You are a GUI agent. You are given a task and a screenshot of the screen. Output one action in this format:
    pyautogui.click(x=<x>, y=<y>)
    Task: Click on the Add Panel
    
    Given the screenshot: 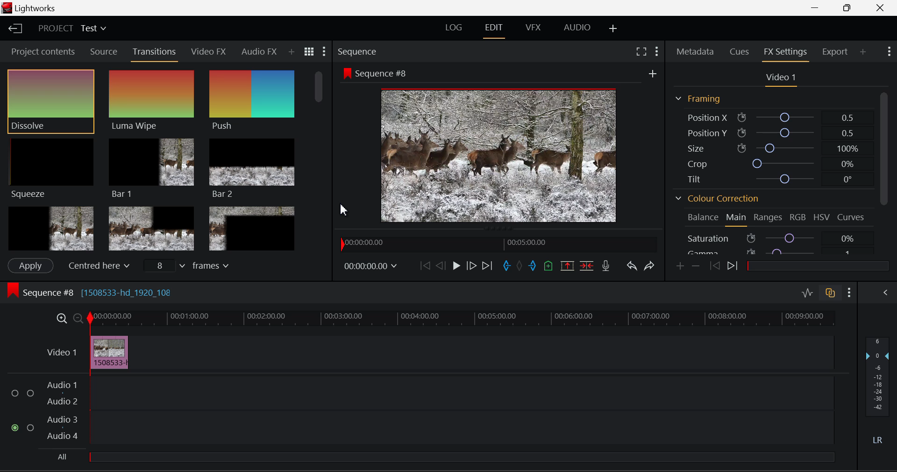 What is the action you would take?
    pyautogui.click(x=864, y=52)
    